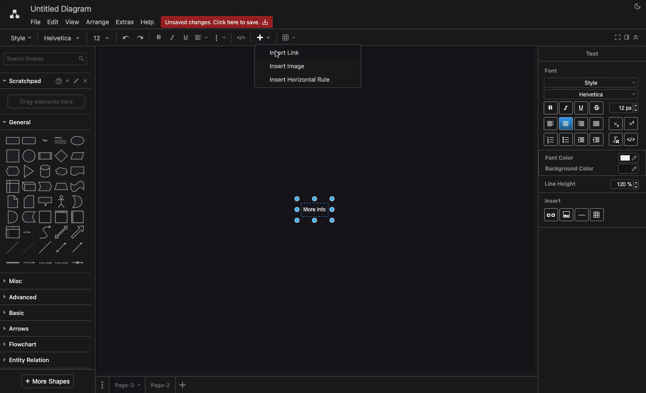 Image resolution: width=646 pixels, height=393 pixels. I want to click on Scratchpad, so click(24, 82).